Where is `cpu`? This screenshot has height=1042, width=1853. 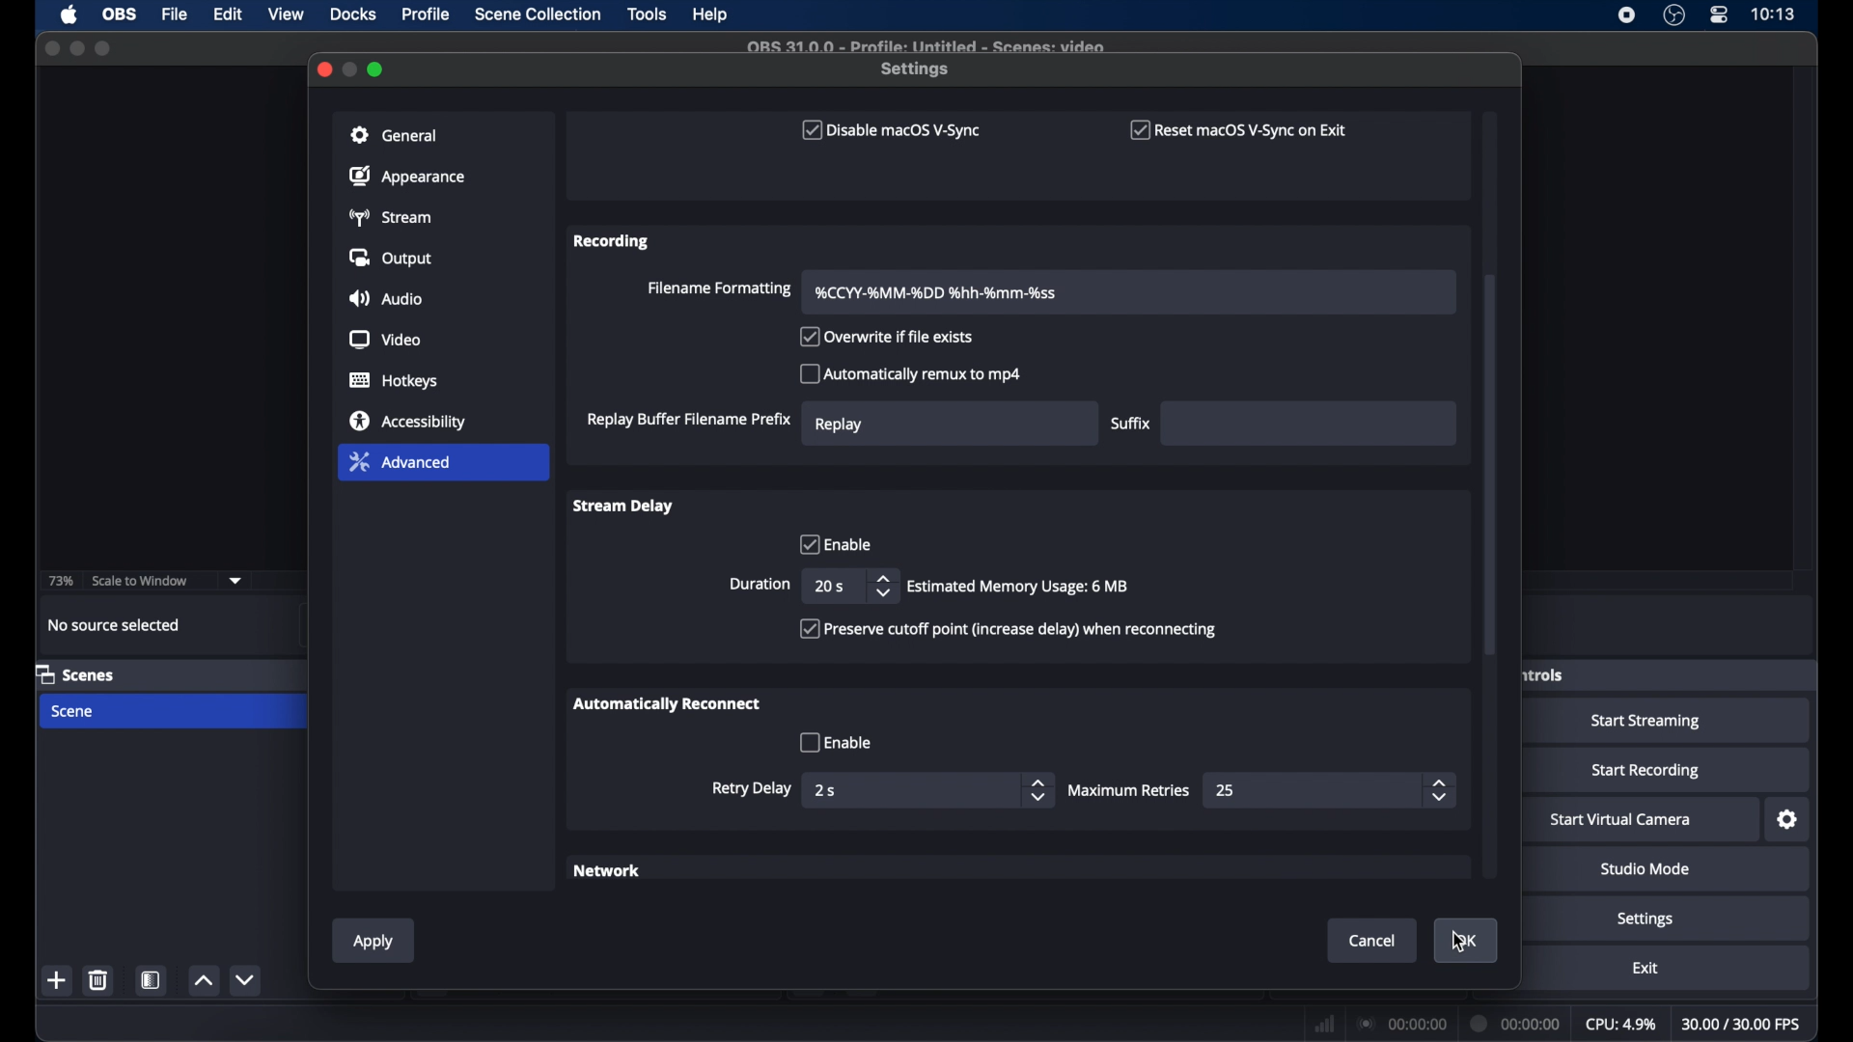
cpu is located at coordinates (1621, 1025).